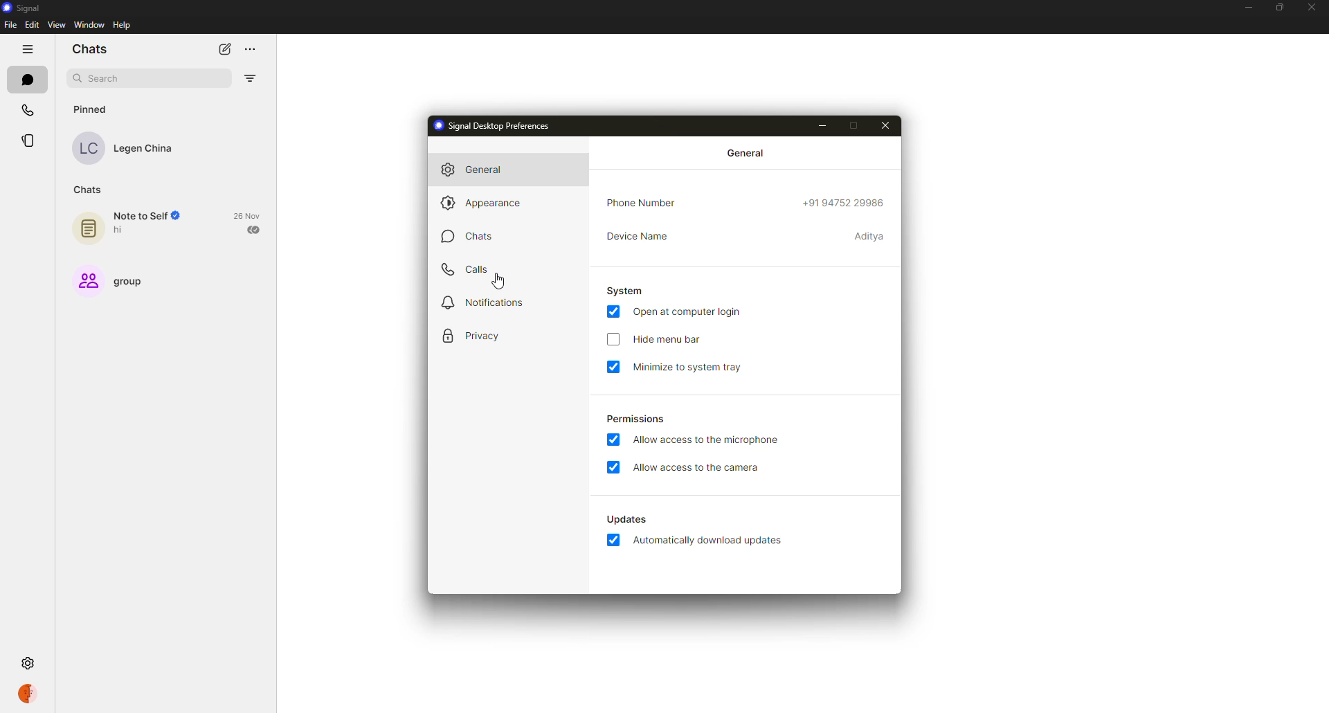 This screenshot has height=713, width=1329. Describe the element at coordinates (249, 215) in the screenshot. I see `date` at that location.